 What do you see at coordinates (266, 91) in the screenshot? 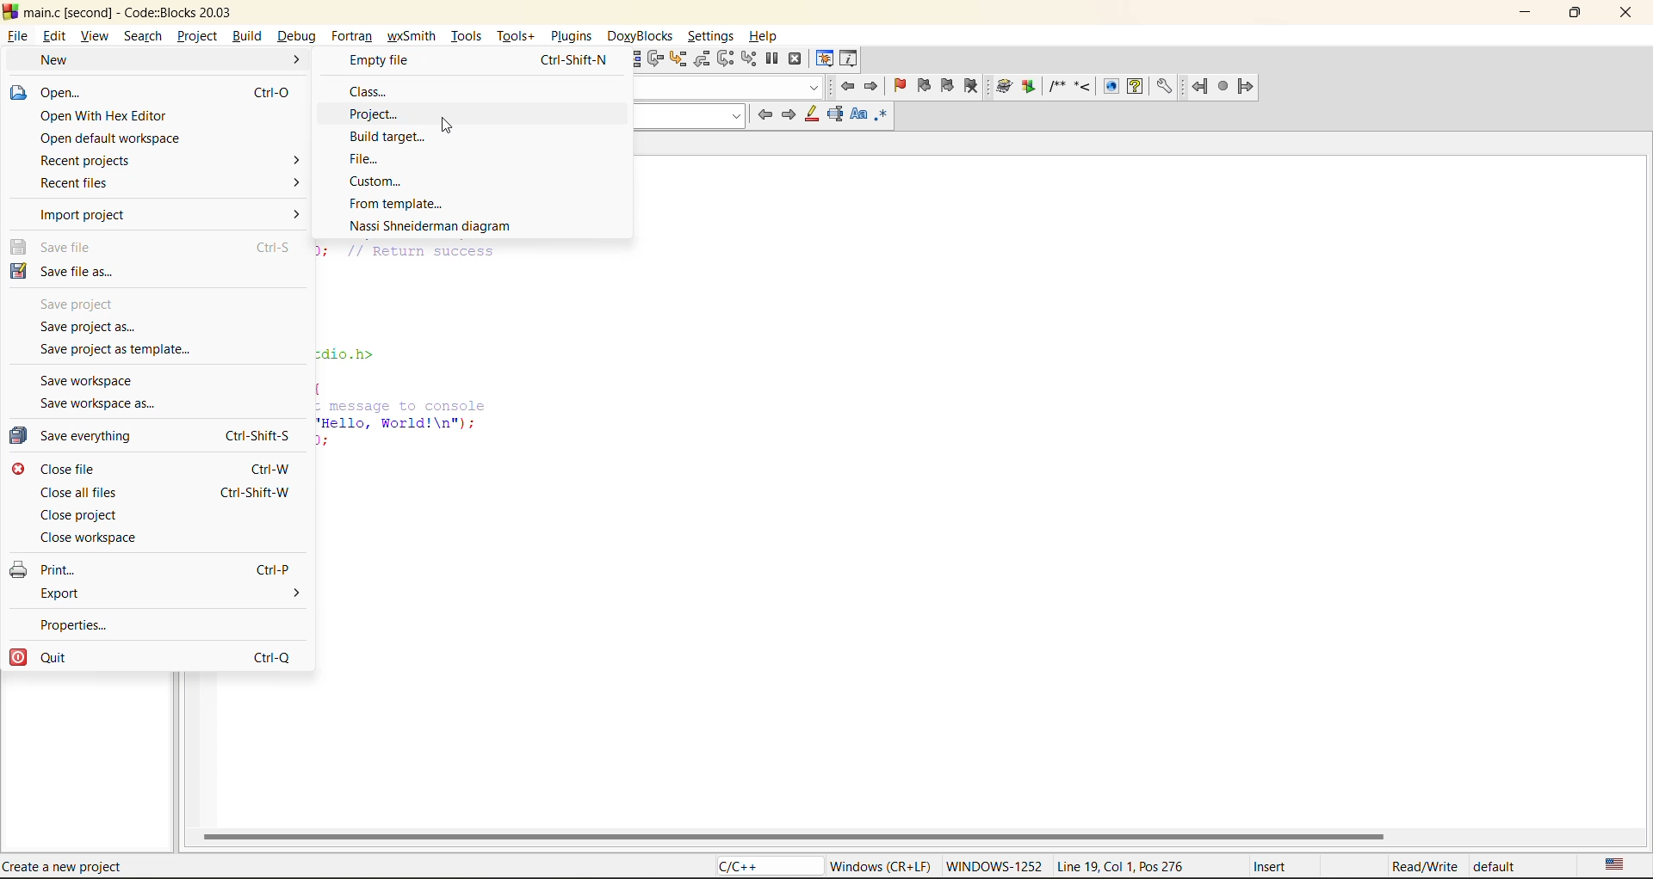
I see `Ctr-O` at bounding box center [266, 91].